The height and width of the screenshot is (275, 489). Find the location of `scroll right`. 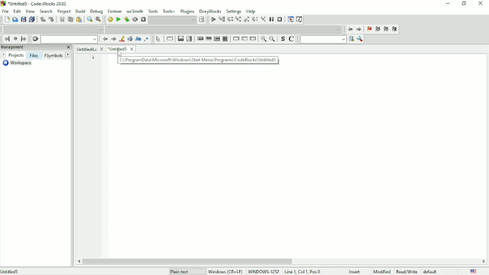

scroll right is located at coordinates (483, 262).